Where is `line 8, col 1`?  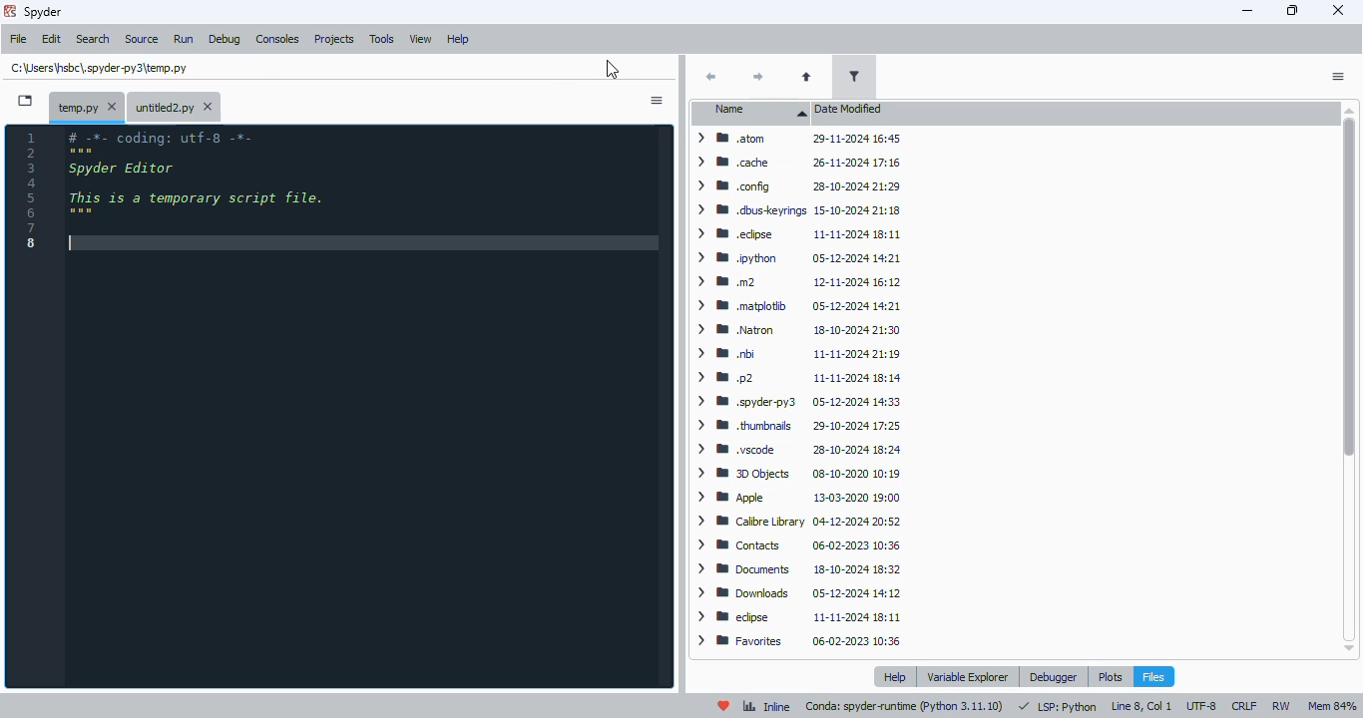
line 8, col 1 is located at coordinates (1142, 706).